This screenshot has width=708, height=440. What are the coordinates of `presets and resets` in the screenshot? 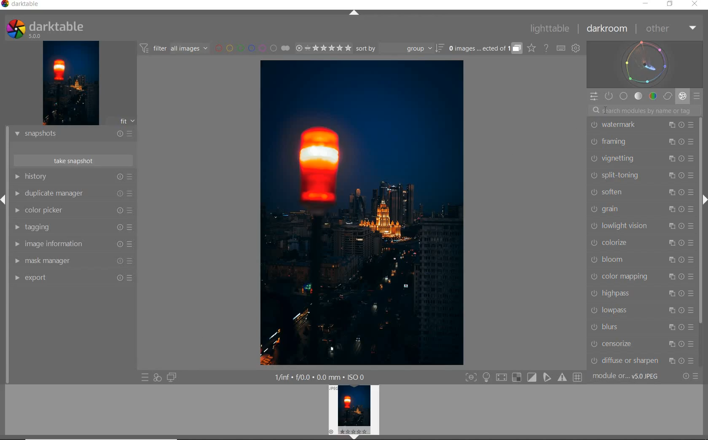 It's located at (131, 177).